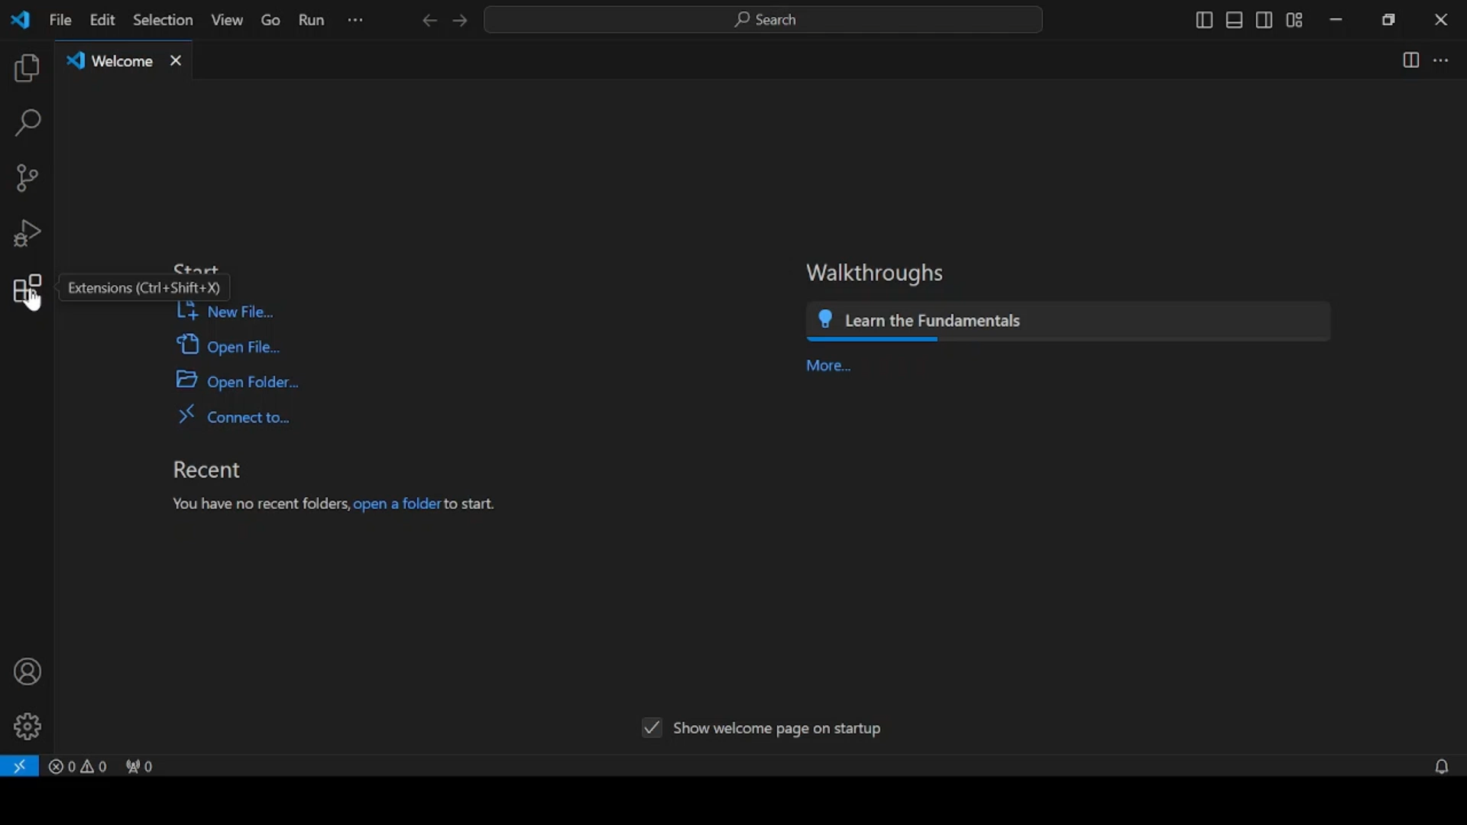 The width and height of the screenshot is (1467, 825). I want to click on toggle primary sidebar, so click(1203, 21).